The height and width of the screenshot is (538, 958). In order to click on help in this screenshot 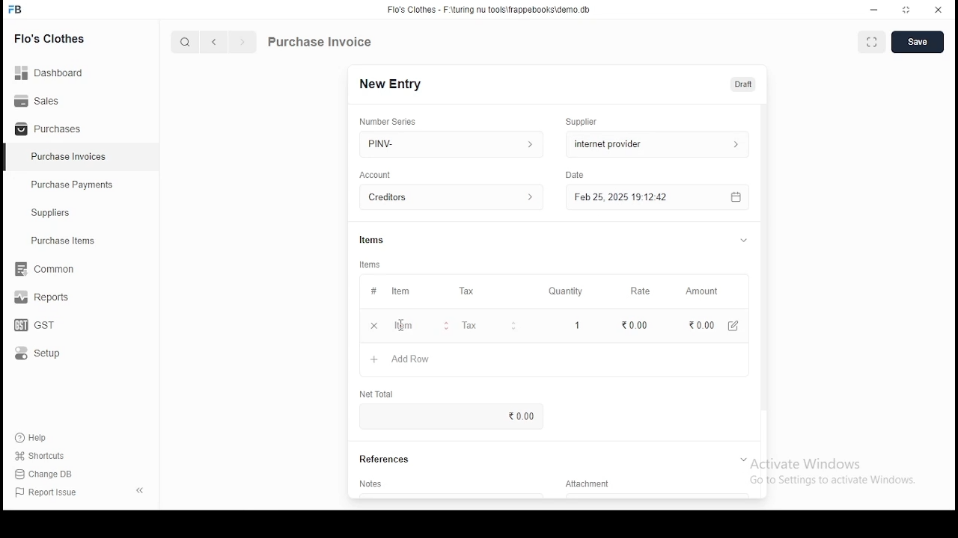, I will do `click(34, 436)`.